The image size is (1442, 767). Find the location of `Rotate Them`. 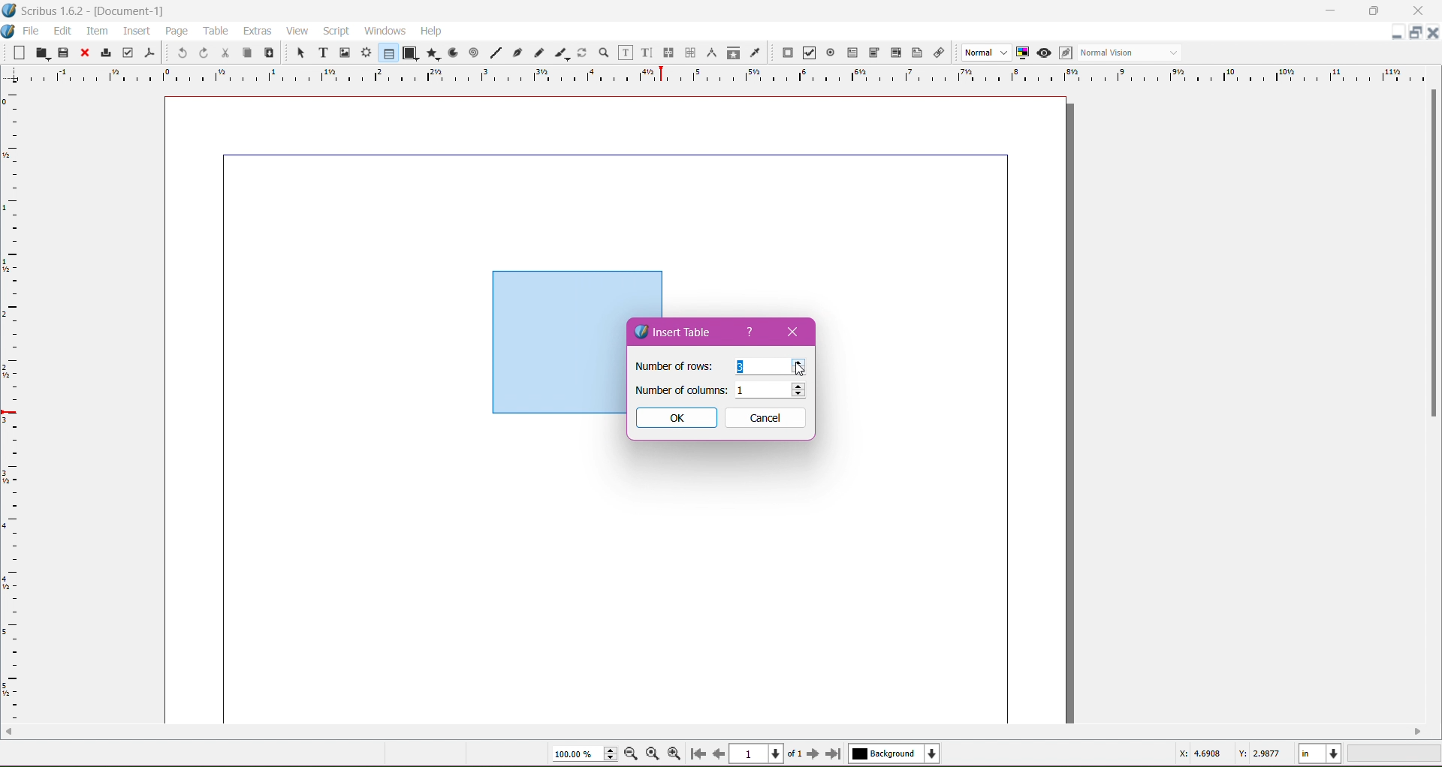

Rotate Them is located at coordinates (581, 52).